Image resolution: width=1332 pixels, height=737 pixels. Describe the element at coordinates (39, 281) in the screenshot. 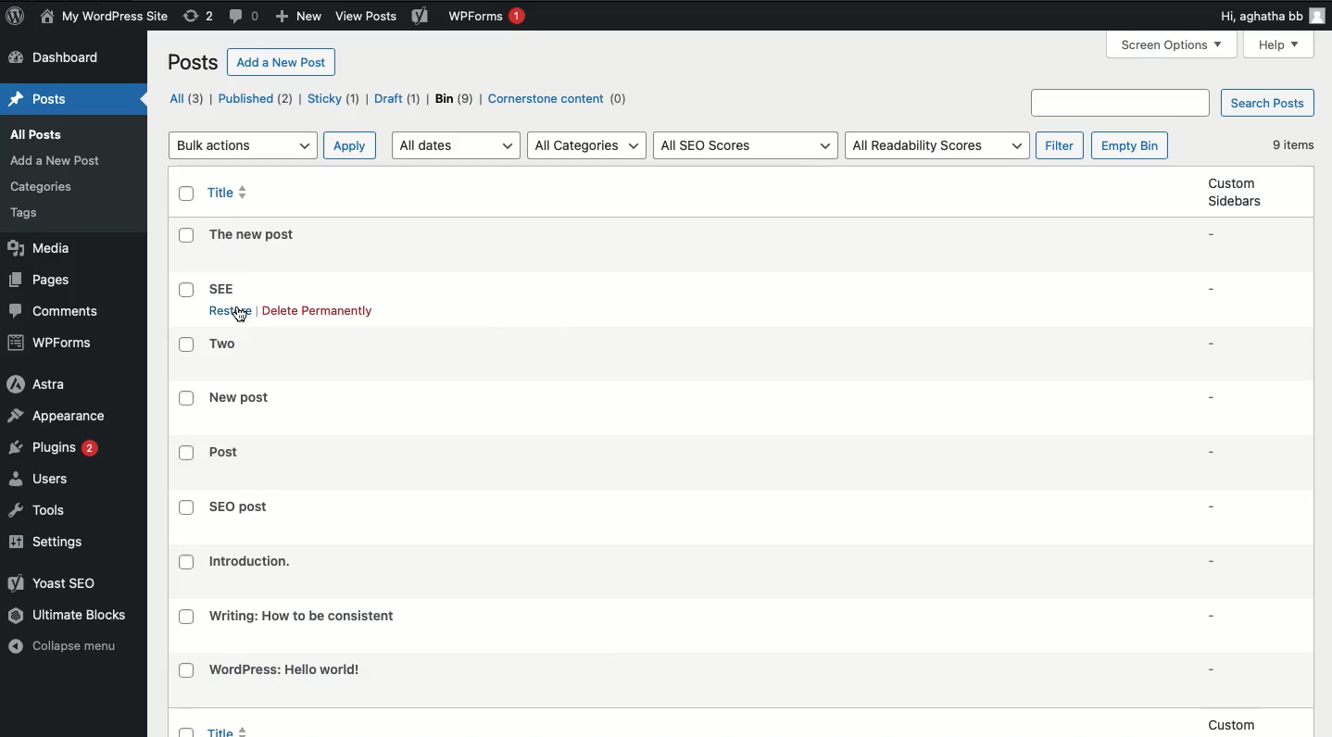

I see `Pages` at that location.